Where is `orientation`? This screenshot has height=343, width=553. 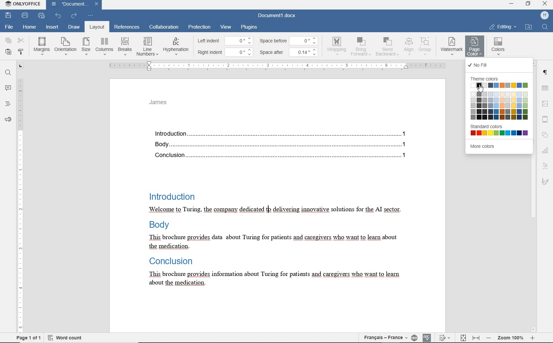 orientation is located at coordinates (65, 46).